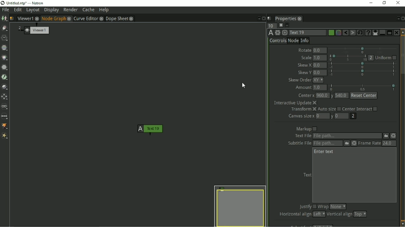  Describe the element at coordinates (88, 10) in the screenshot. I see `Cache` at that location.